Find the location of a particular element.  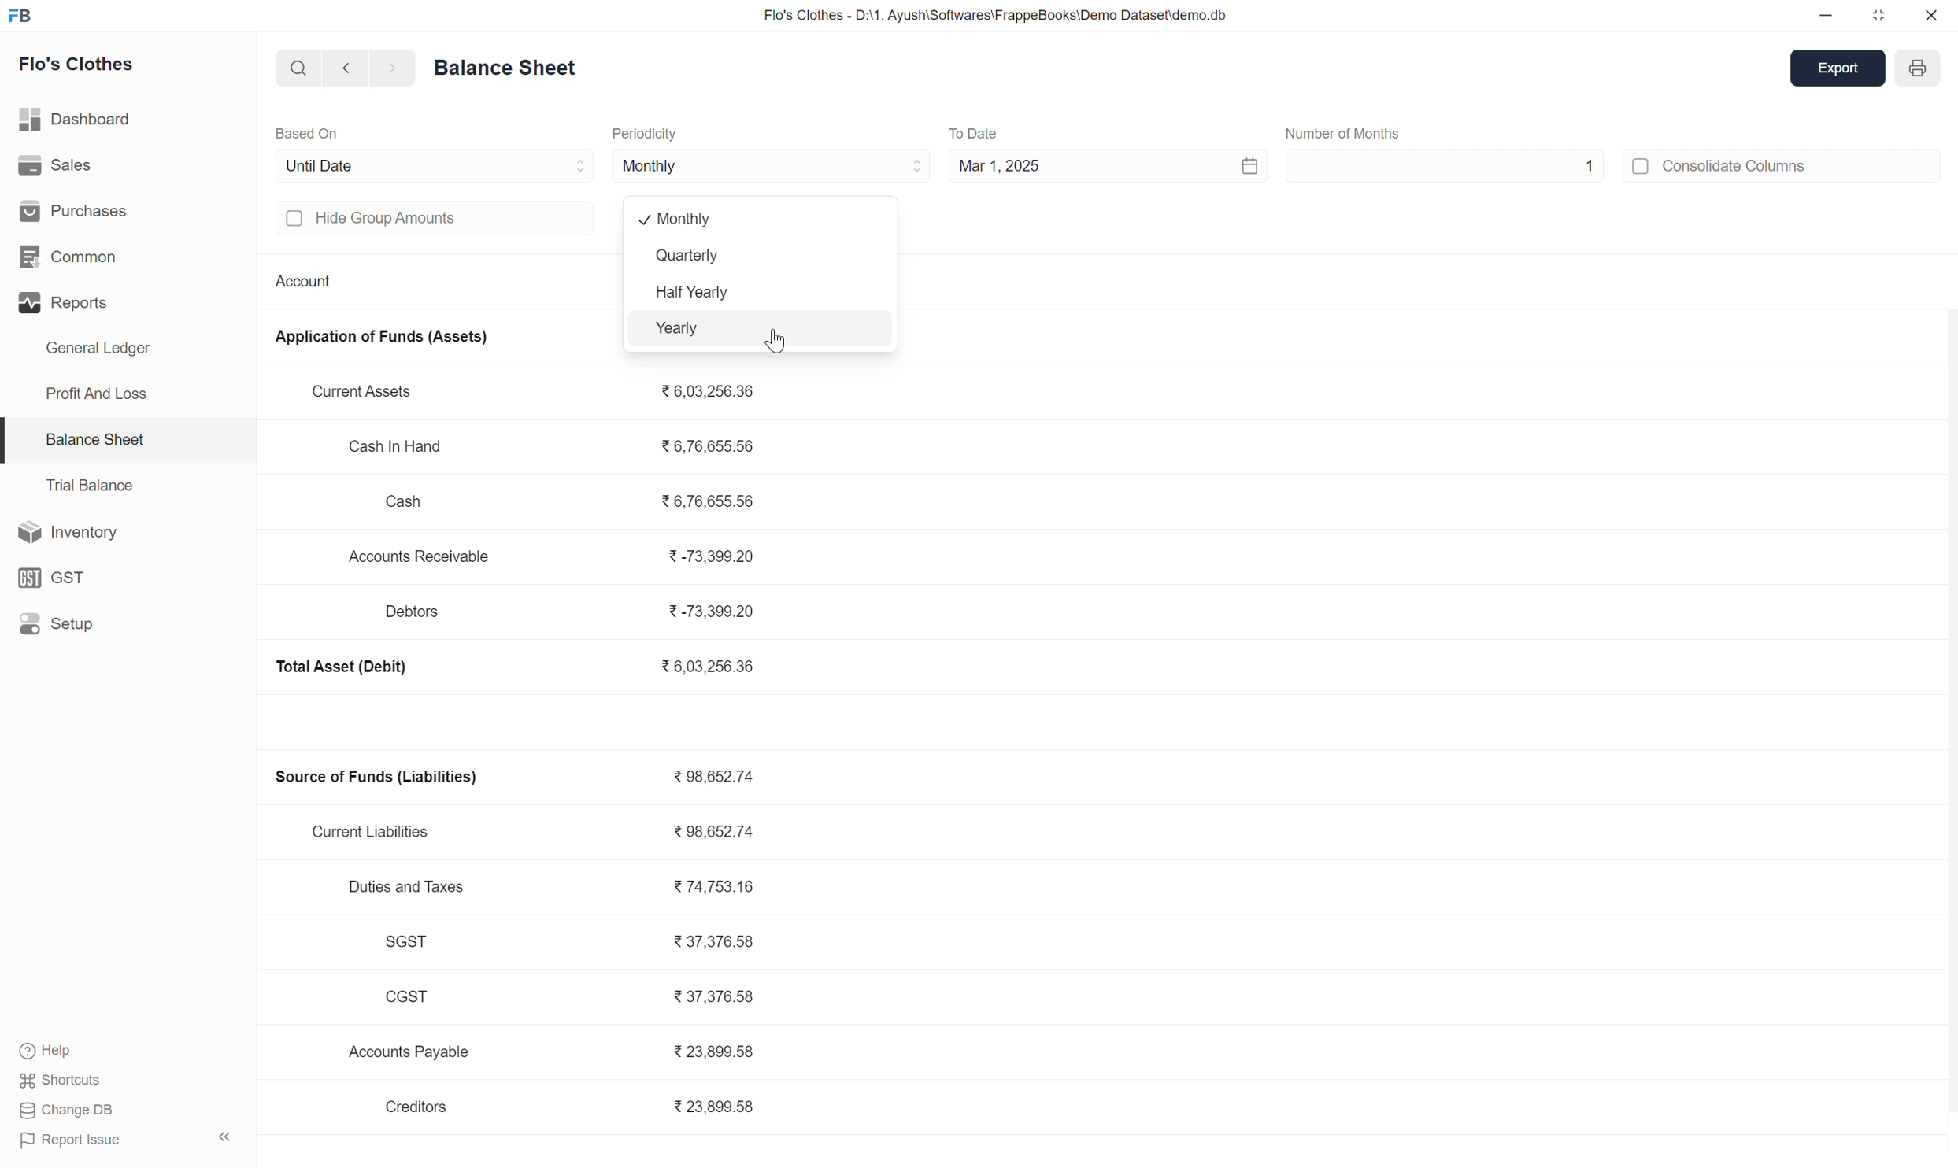

GST is located at coordinates (57, 574).